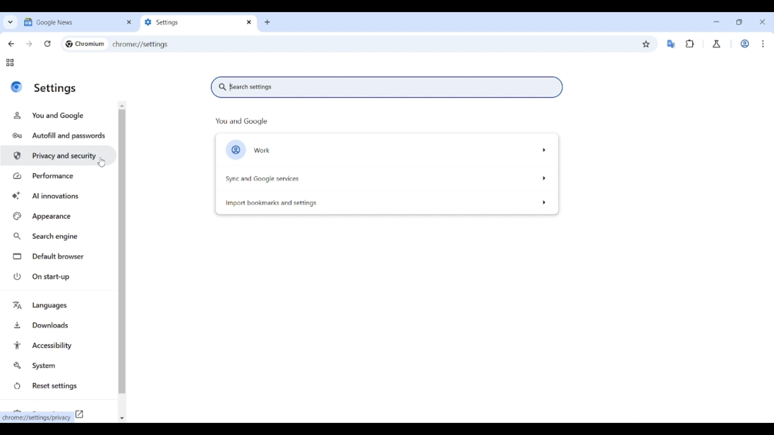  I want to click on Downloads, so click(59, 324).